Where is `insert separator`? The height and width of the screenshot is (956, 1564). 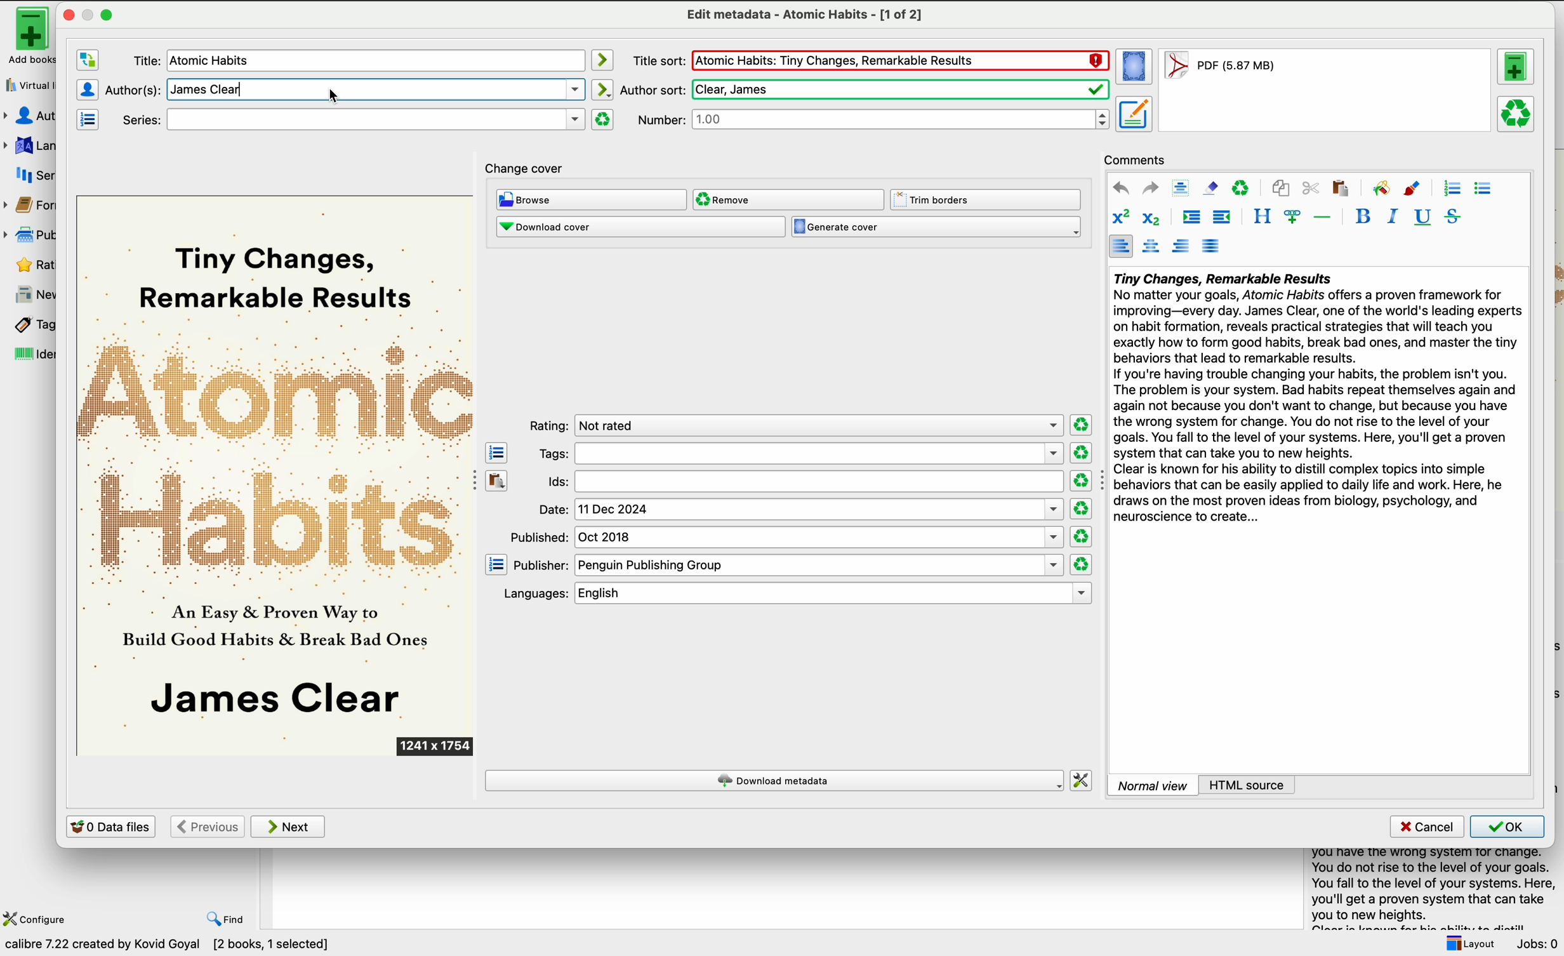
insert separator is located at coordinates (1323, 216).